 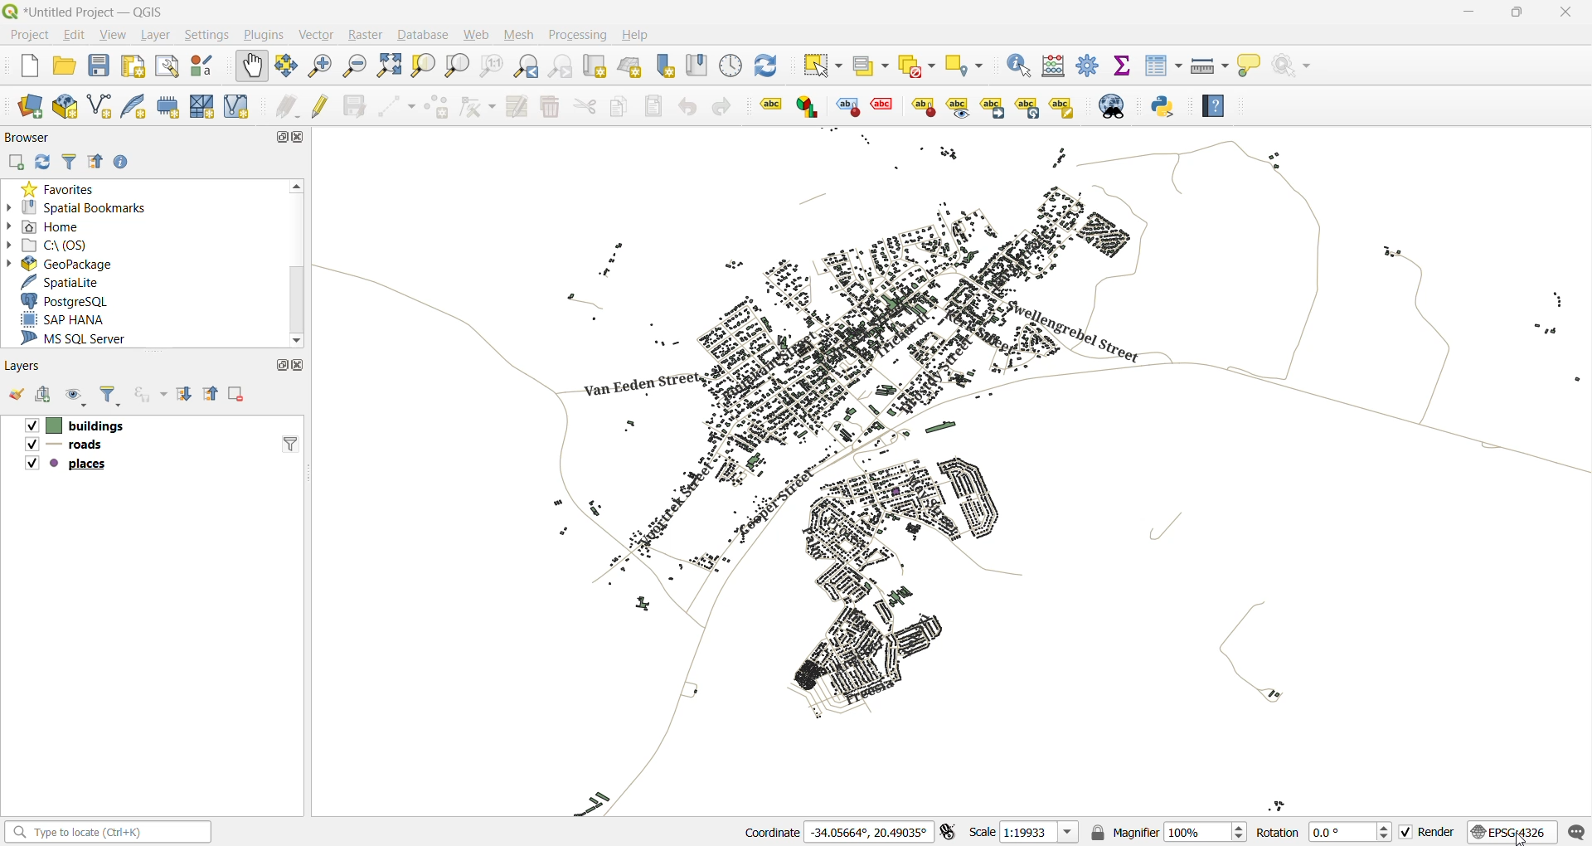 I want to click on minimize/maximize, so click(x=1517, y=15).